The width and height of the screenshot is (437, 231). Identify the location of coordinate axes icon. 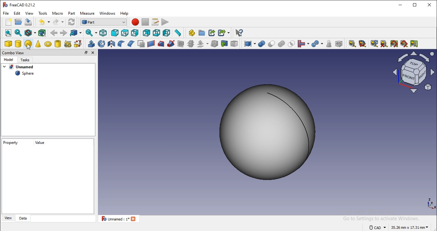
(431, 205).